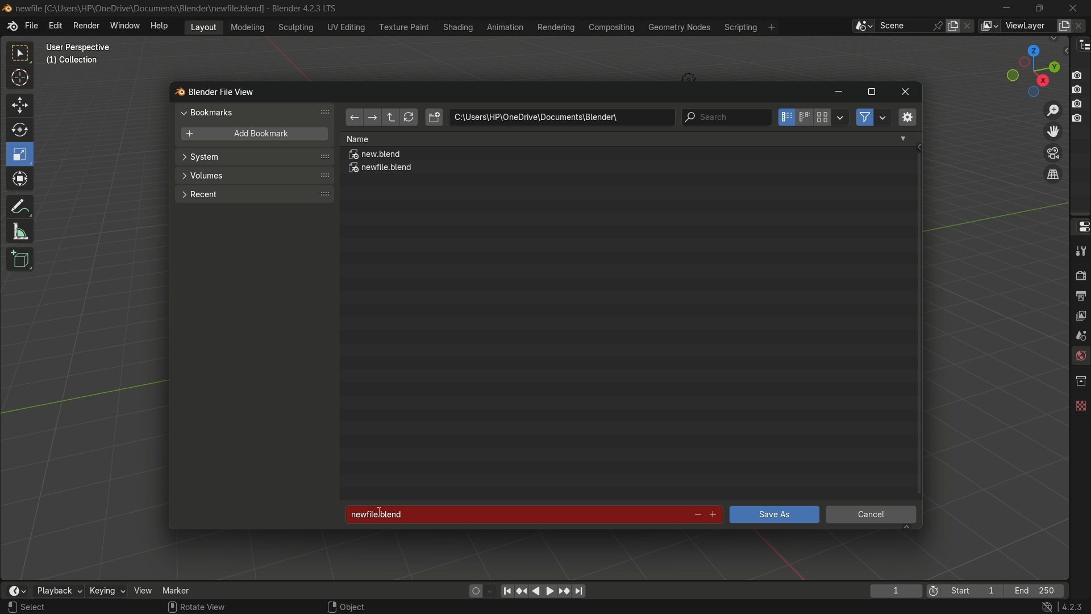  Describe the element at coordinates (126, 27) in the screenshot. I see `window menu` at that location.